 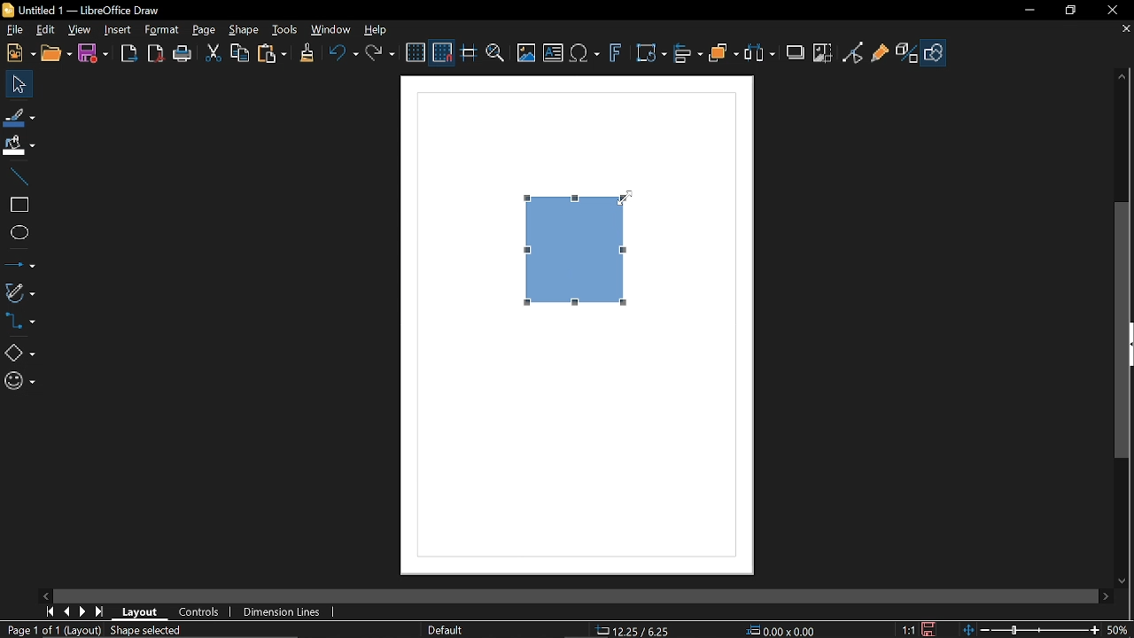 What do you see at coordinates (67, 611) in the screenshot?
I see `previous page` at bounding box center [67, 611].